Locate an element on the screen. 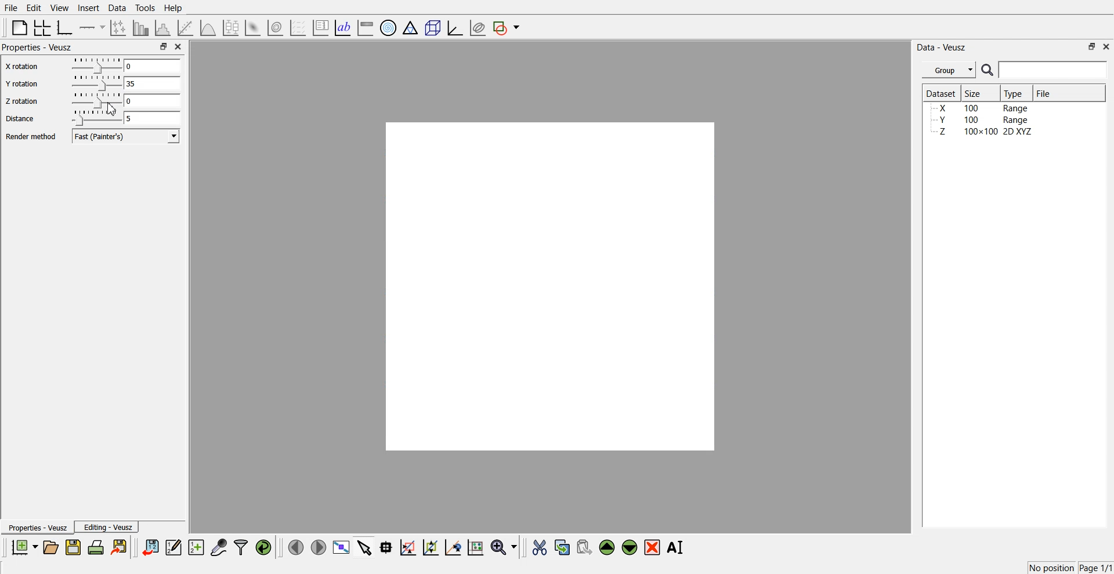 The image size is (1114, 574). Editing - Veusz is located at coordinates (107, 526).